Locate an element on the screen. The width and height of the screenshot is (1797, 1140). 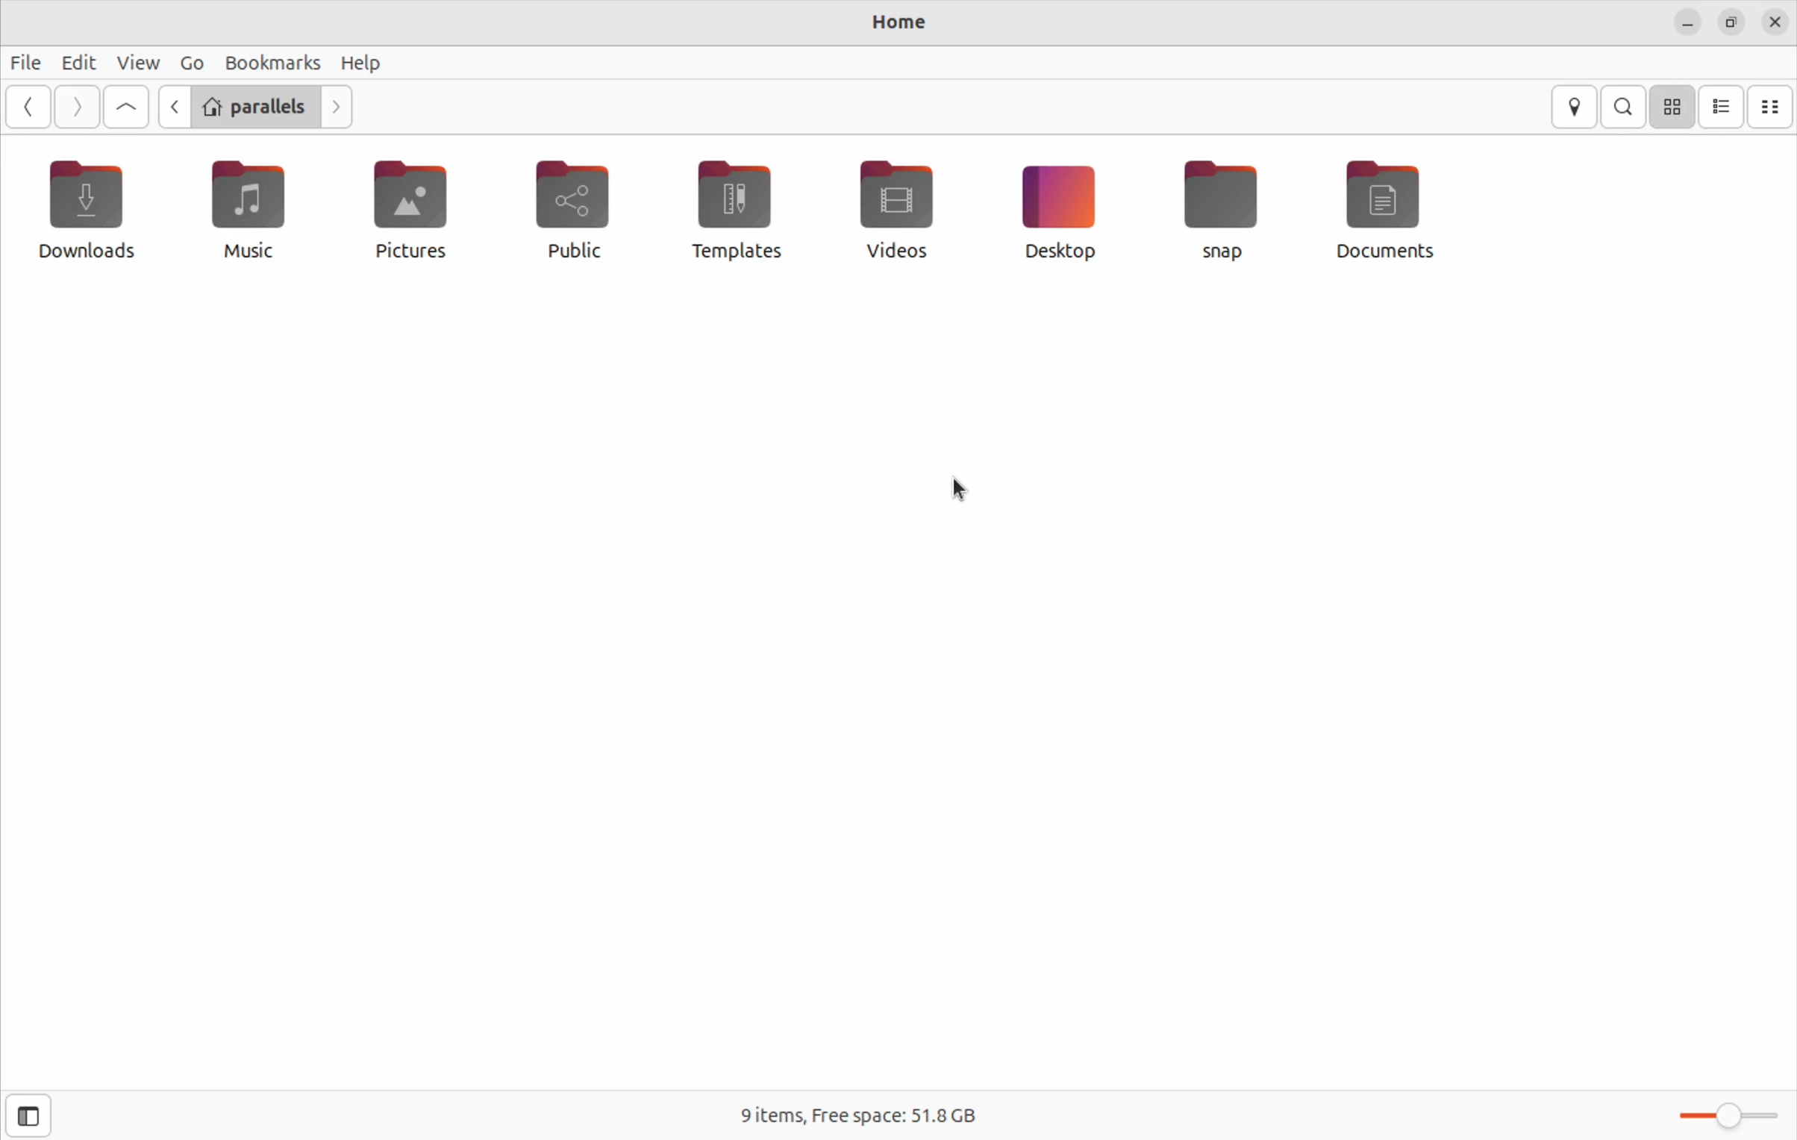
icon view is located at coordinates (1675, 107).